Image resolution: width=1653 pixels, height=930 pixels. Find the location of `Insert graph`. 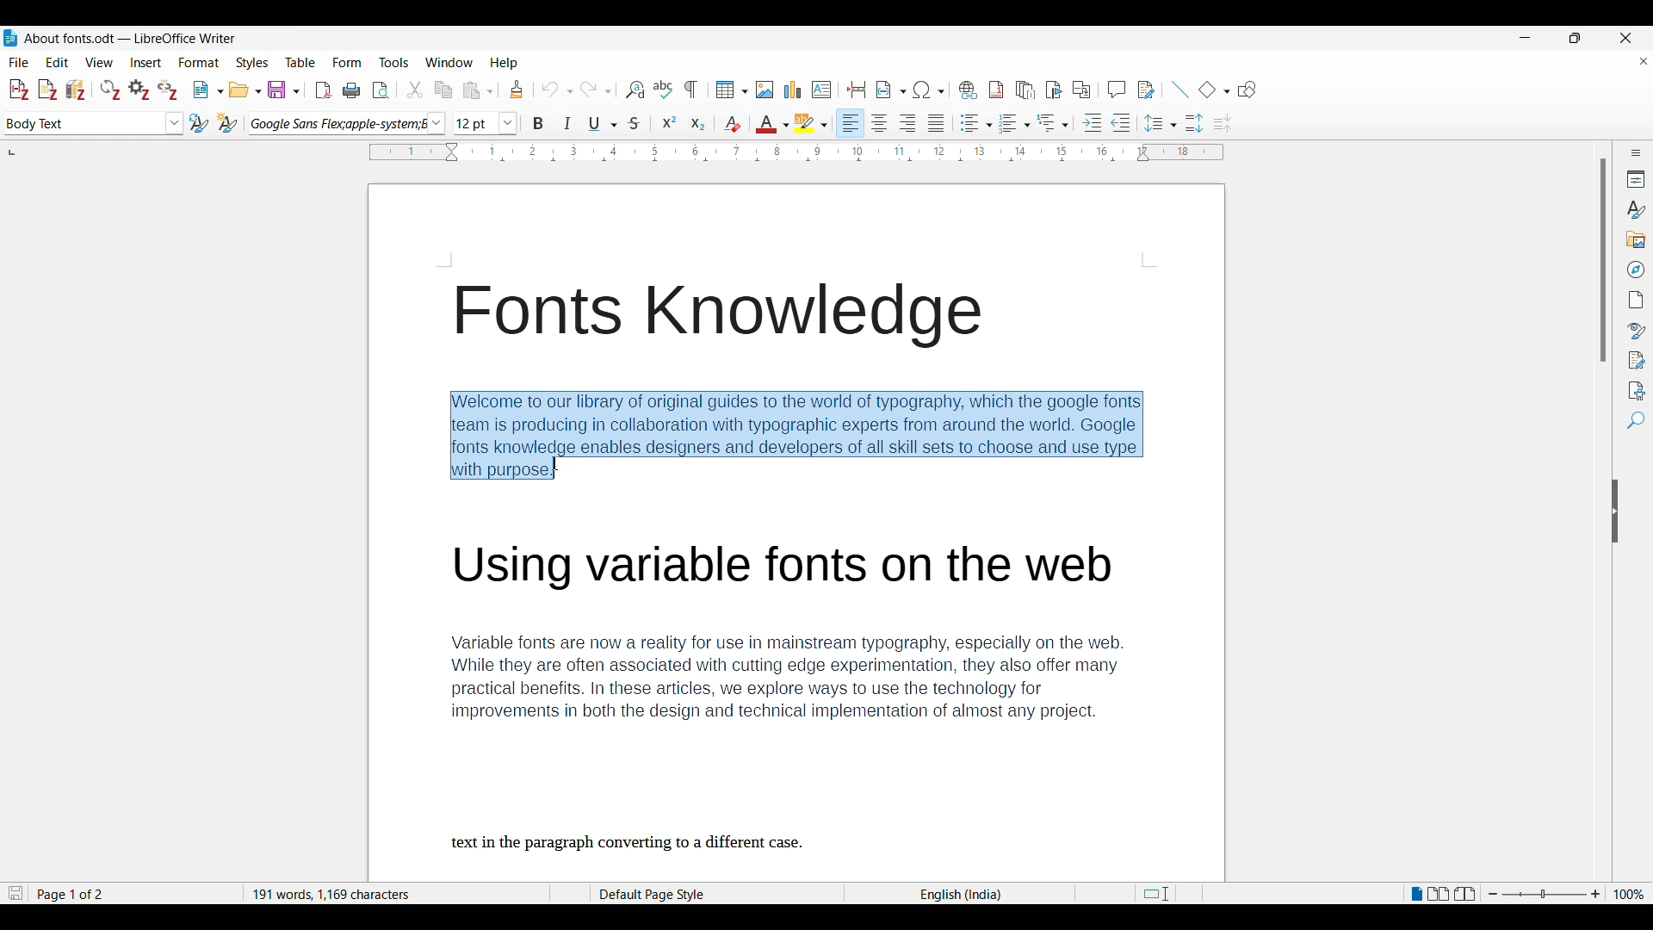

Insert graph is located at coordinates (792, 89).